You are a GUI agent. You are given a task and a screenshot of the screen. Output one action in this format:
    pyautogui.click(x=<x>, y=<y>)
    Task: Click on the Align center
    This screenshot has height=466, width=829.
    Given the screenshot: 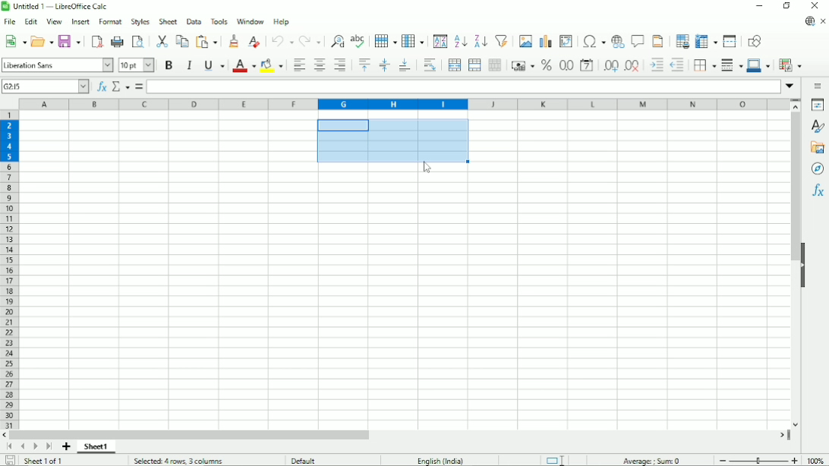 What is the action you would take?
    pyautogui.click(x=319, y=66)
    